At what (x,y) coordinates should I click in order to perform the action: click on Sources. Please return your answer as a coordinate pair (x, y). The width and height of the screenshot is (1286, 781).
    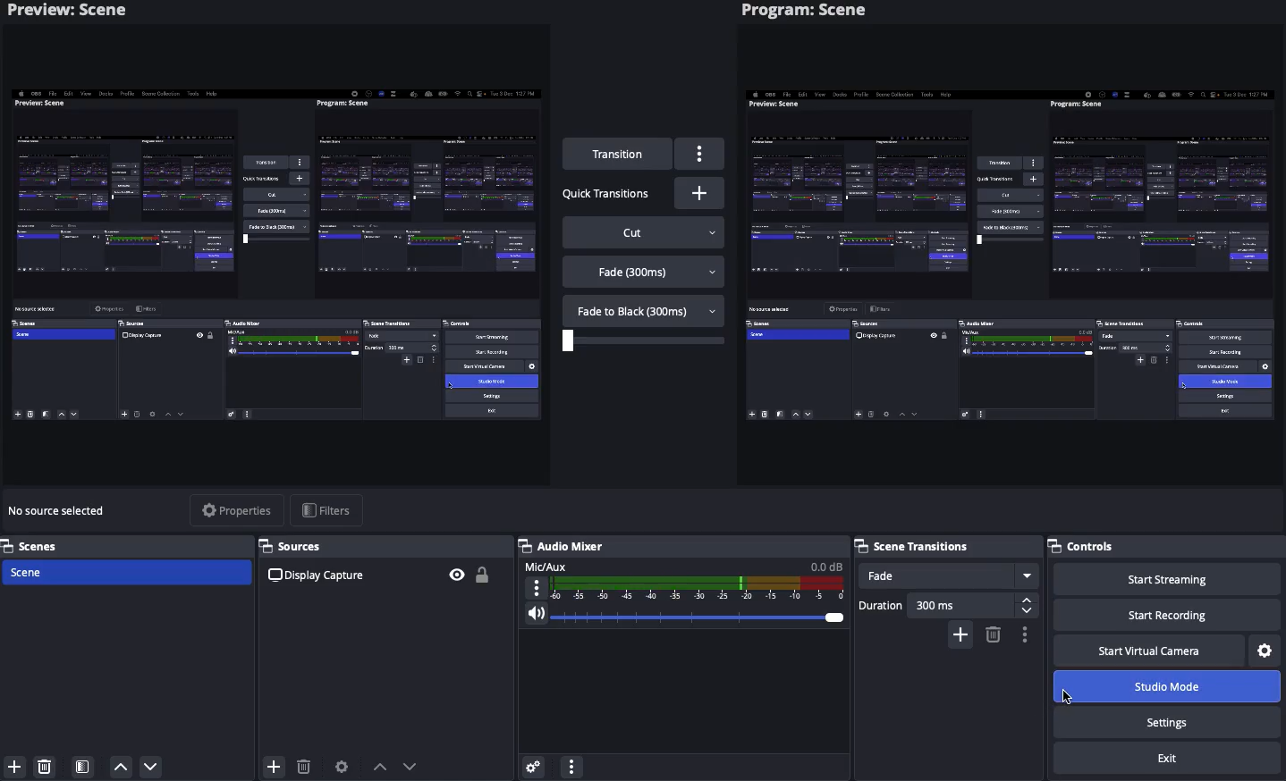
    Looking at the image, I should click on (385, 547).